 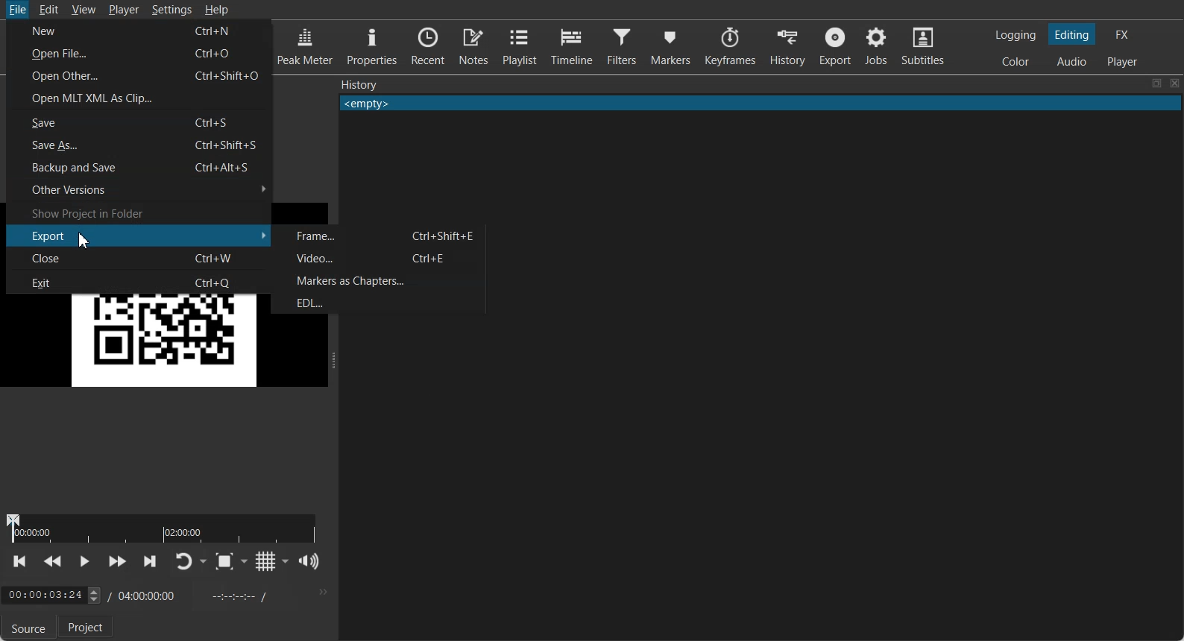 What do you see at coordinates (330, 237) in the screenshot?
I see `Frame` at bounding box center [330, 237].